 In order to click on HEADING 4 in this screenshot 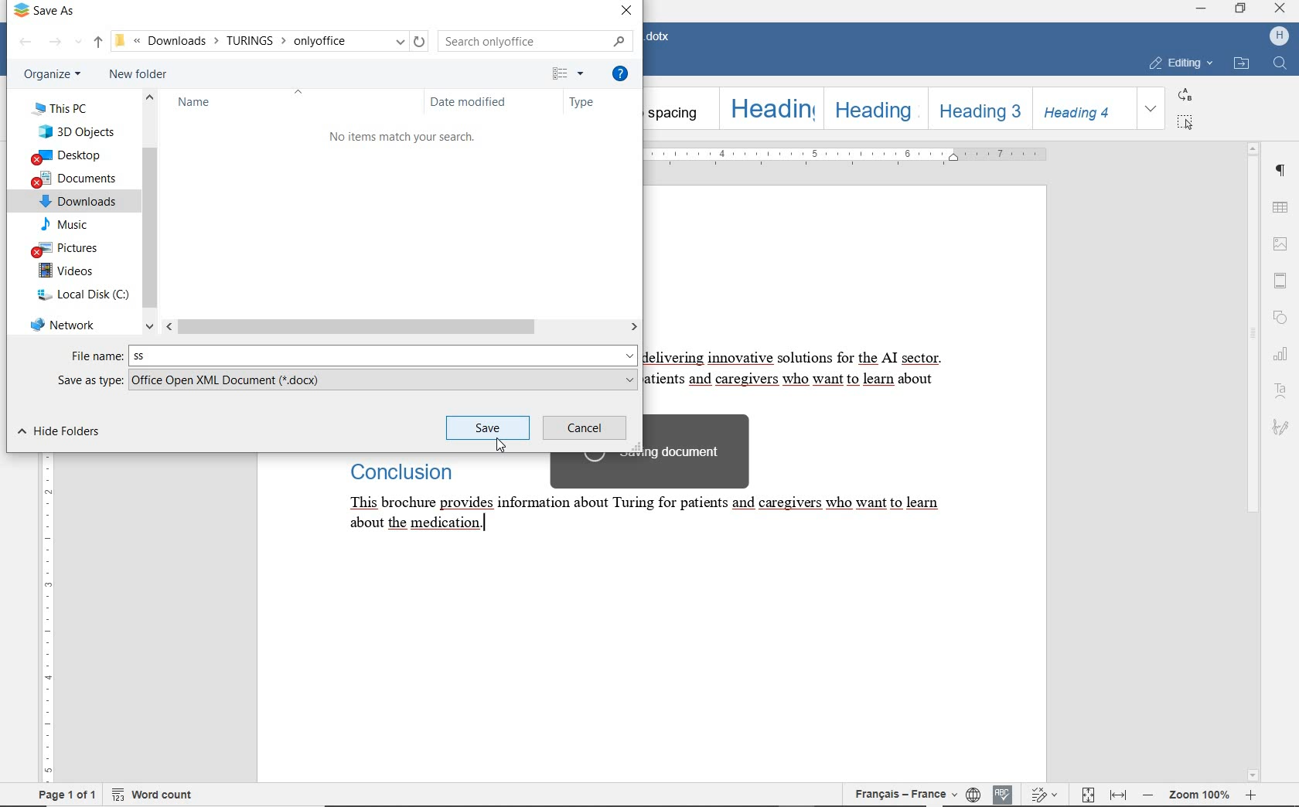, I will do `click(1081, 109)`.